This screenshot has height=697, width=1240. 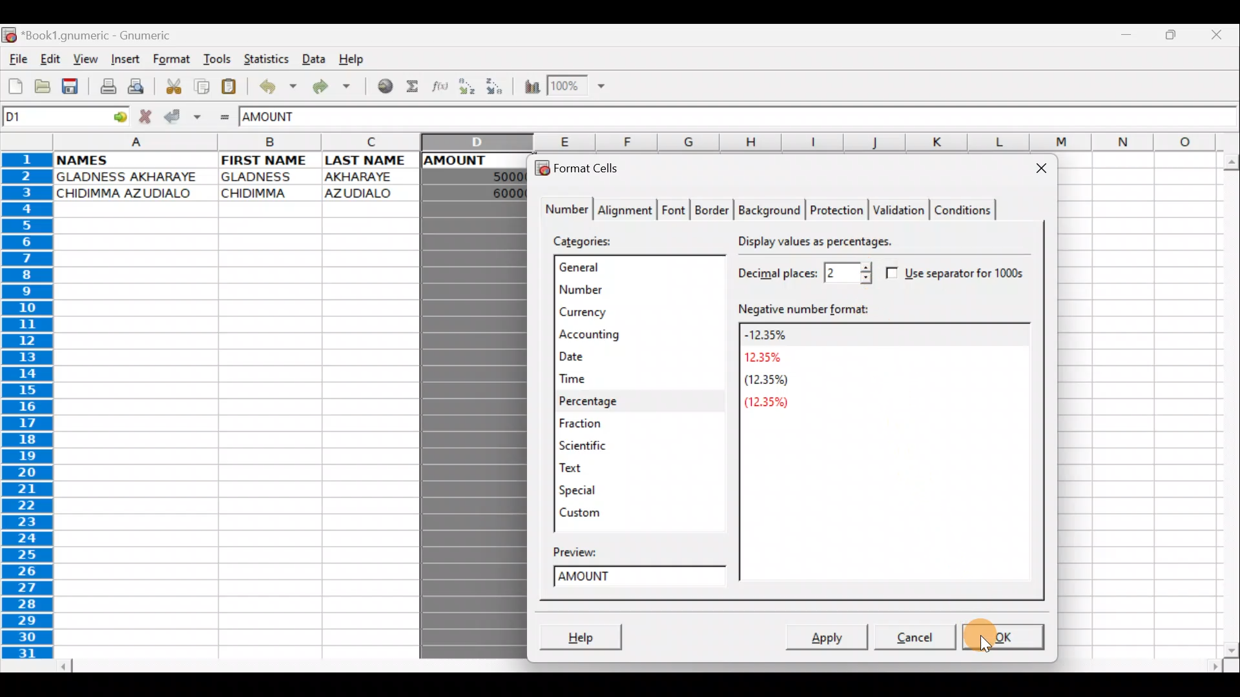 What do you see at coordinates (102, 160) in the screenshot?
I see `NAMES` at bounding box center [102, 160].